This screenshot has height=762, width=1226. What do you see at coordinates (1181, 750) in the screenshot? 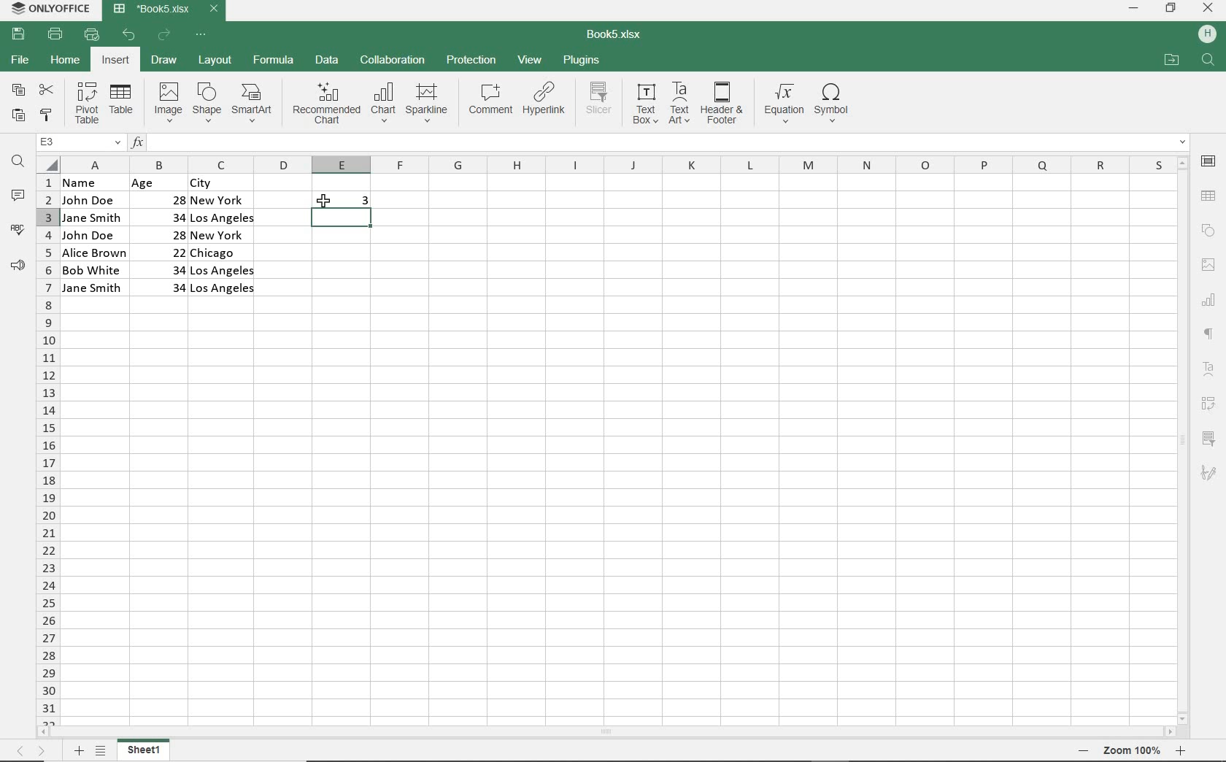
I see `zoom in` at bounding box center [1181, 750].